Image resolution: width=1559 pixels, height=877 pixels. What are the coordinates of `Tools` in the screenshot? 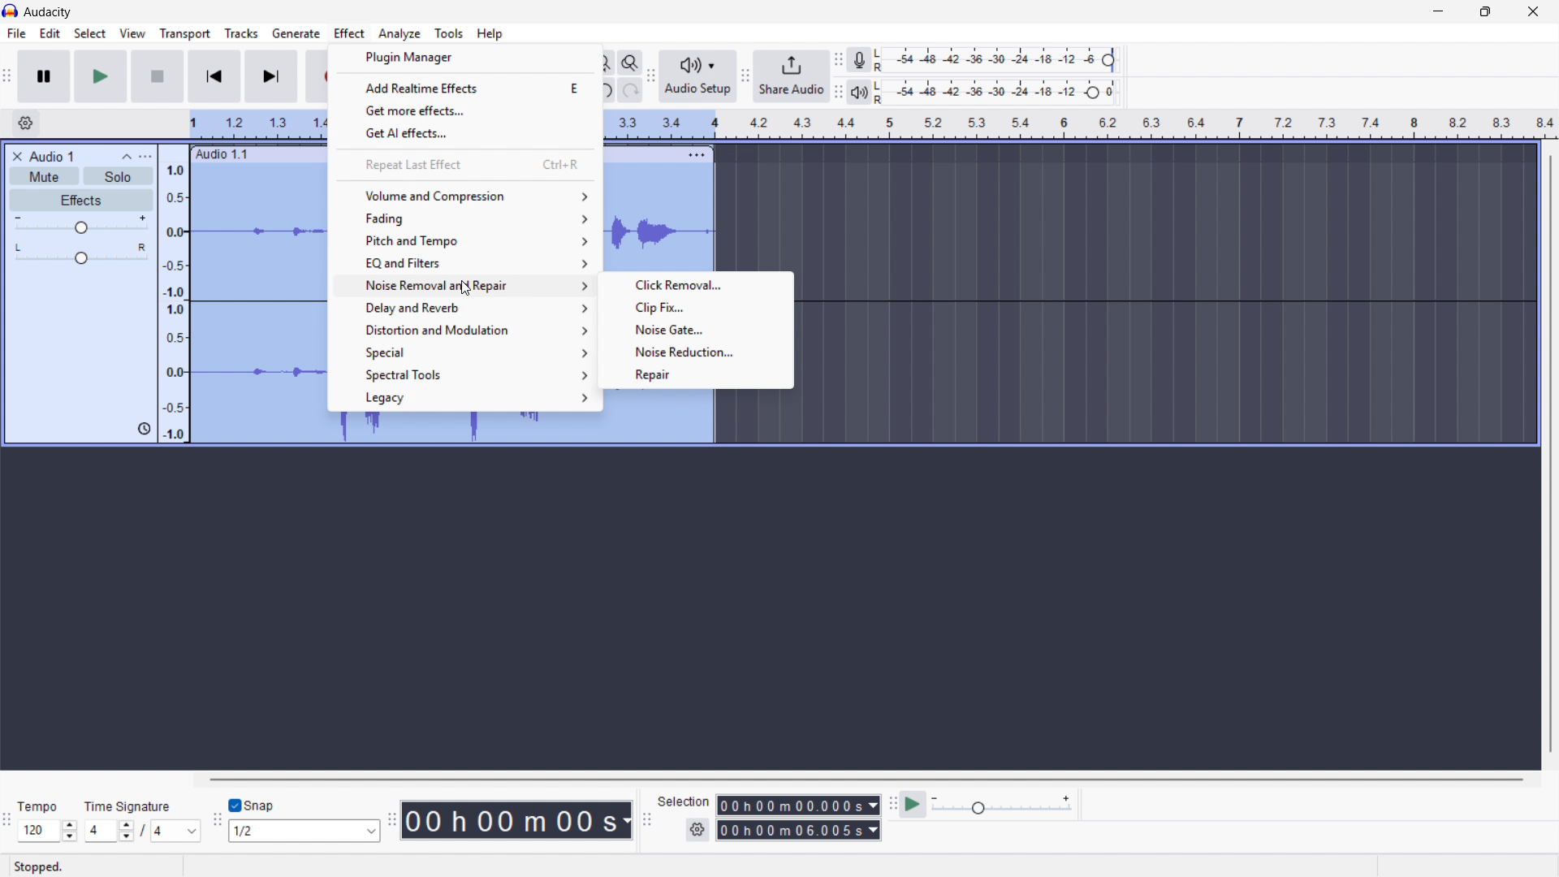 It's located at (449, 33).